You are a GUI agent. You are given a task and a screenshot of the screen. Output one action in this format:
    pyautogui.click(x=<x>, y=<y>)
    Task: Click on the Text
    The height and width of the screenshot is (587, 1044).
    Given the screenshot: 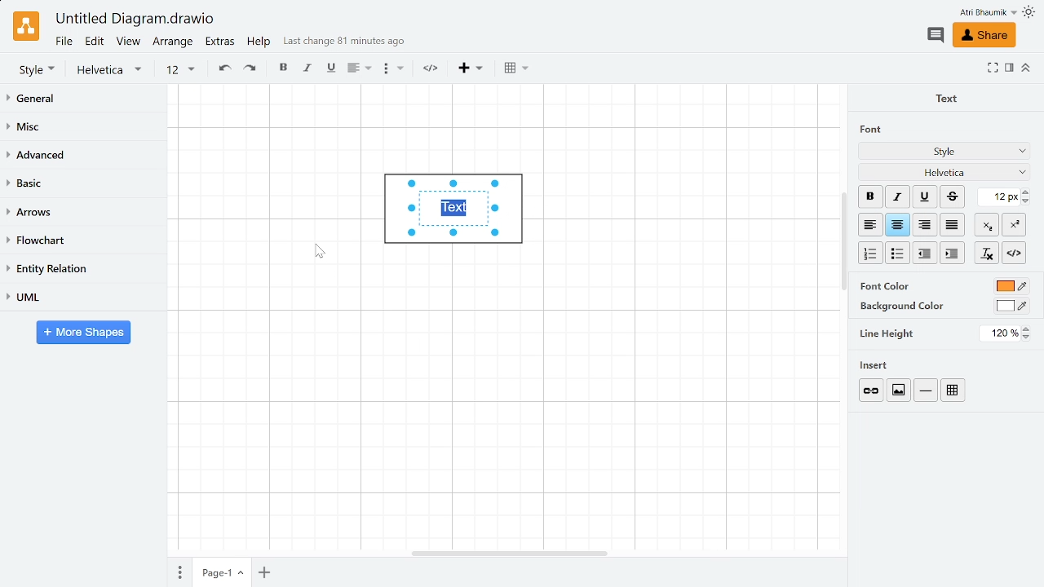 What is the action you would take?
    pyautogui.click(x=943, y=97)
    